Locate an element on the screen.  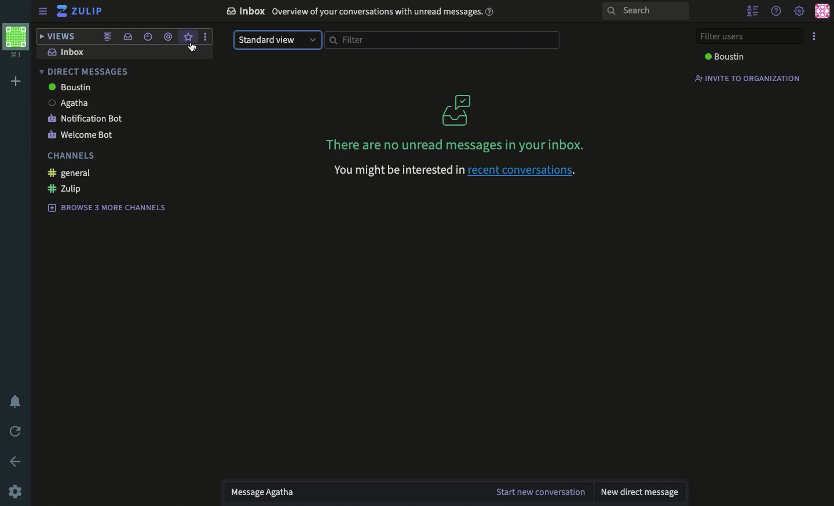
inbox is located at coordinates (128, 37).